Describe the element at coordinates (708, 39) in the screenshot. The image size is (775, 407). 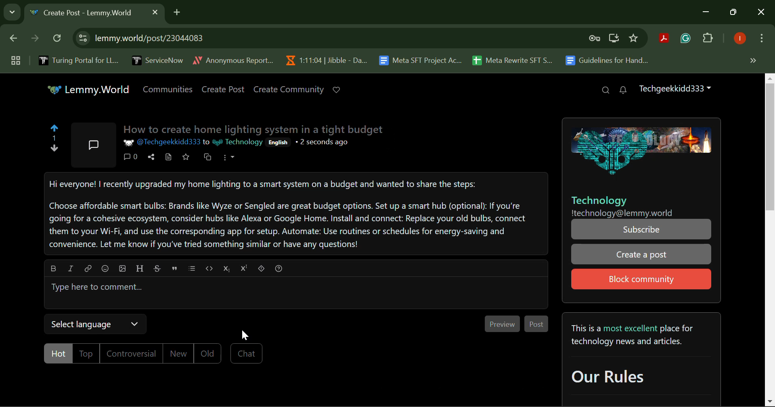
I see `Plugins` at that location.